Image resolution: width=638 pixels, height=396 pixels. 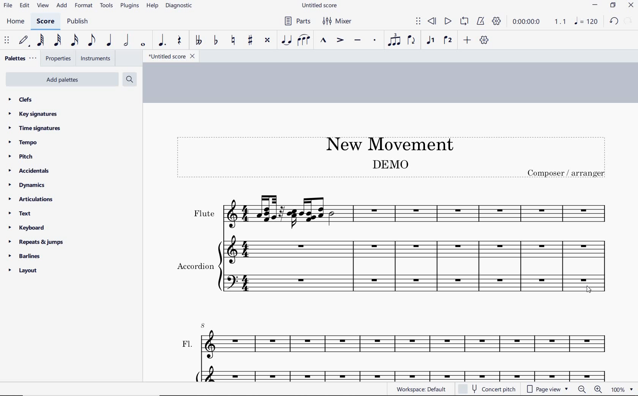 What do you see at coordinates (46, 22) in the screenshot?
I see `score` at bounding box center [46, 22].